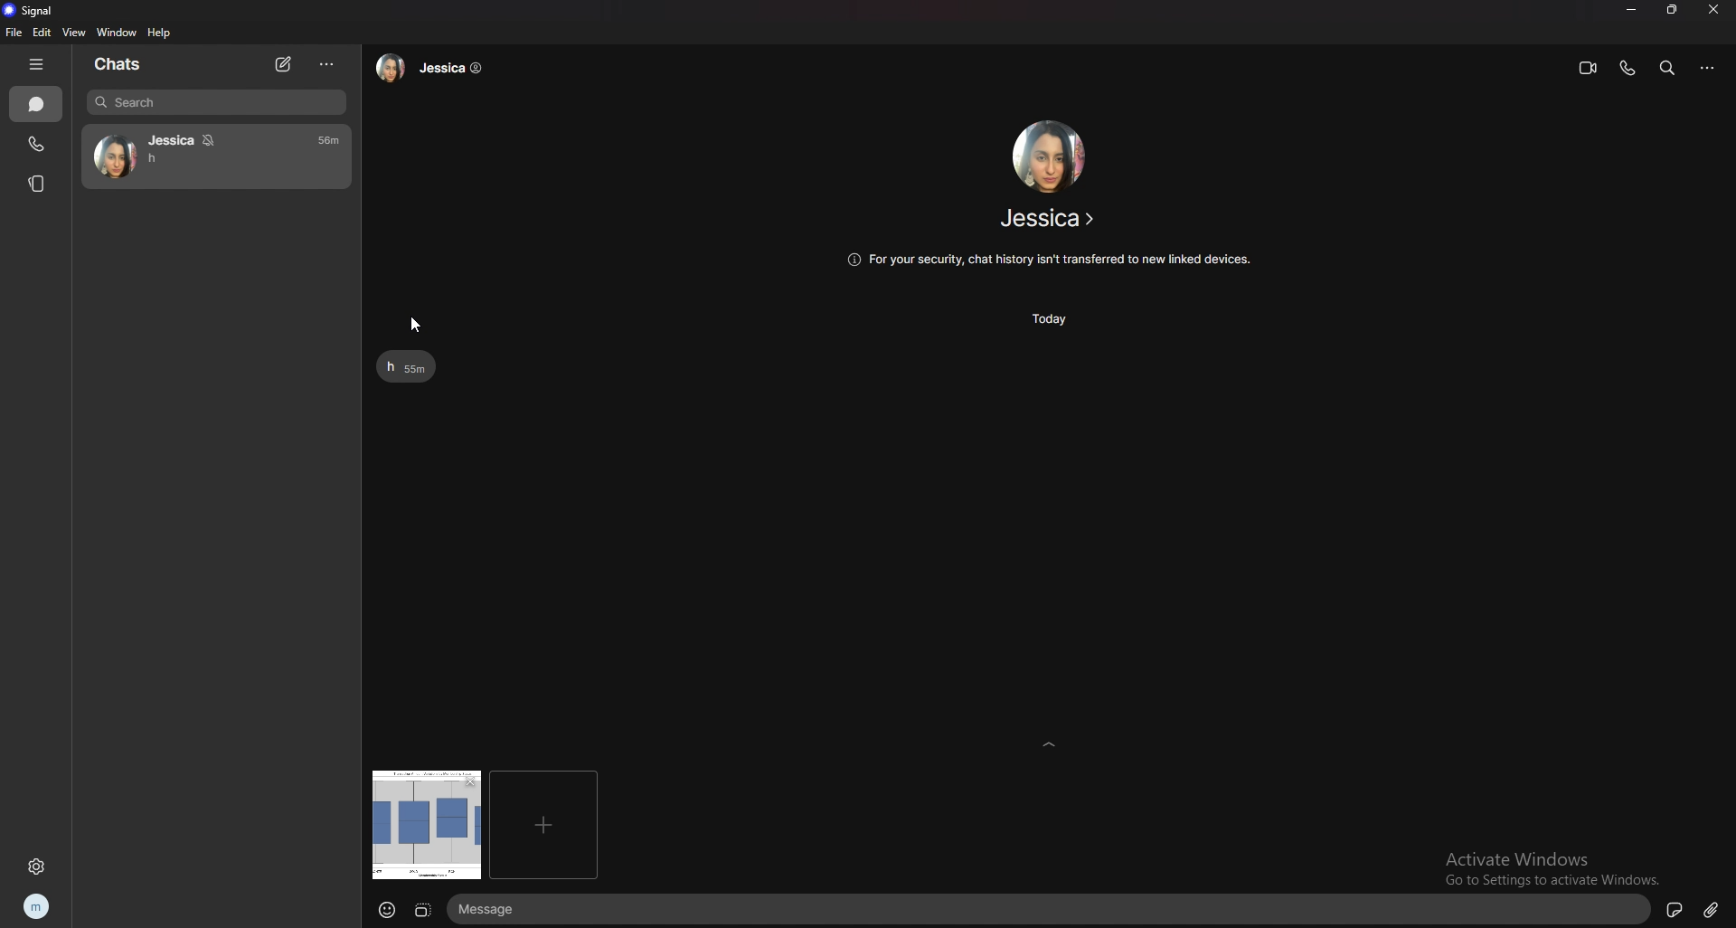 The width and height of the screenshot is (1736, 928). Describe the element at coordinates (1714, 909) in the screenshot. I see `attachment` at that location.